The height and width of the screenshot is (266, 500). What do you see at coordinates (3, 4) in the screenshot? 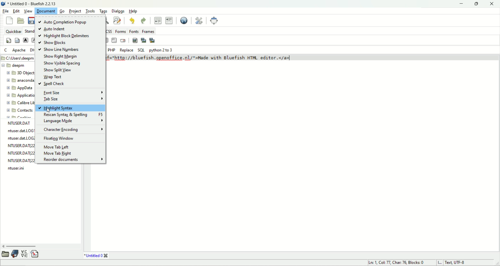
I see `logo` at bounding box center [3, 4].